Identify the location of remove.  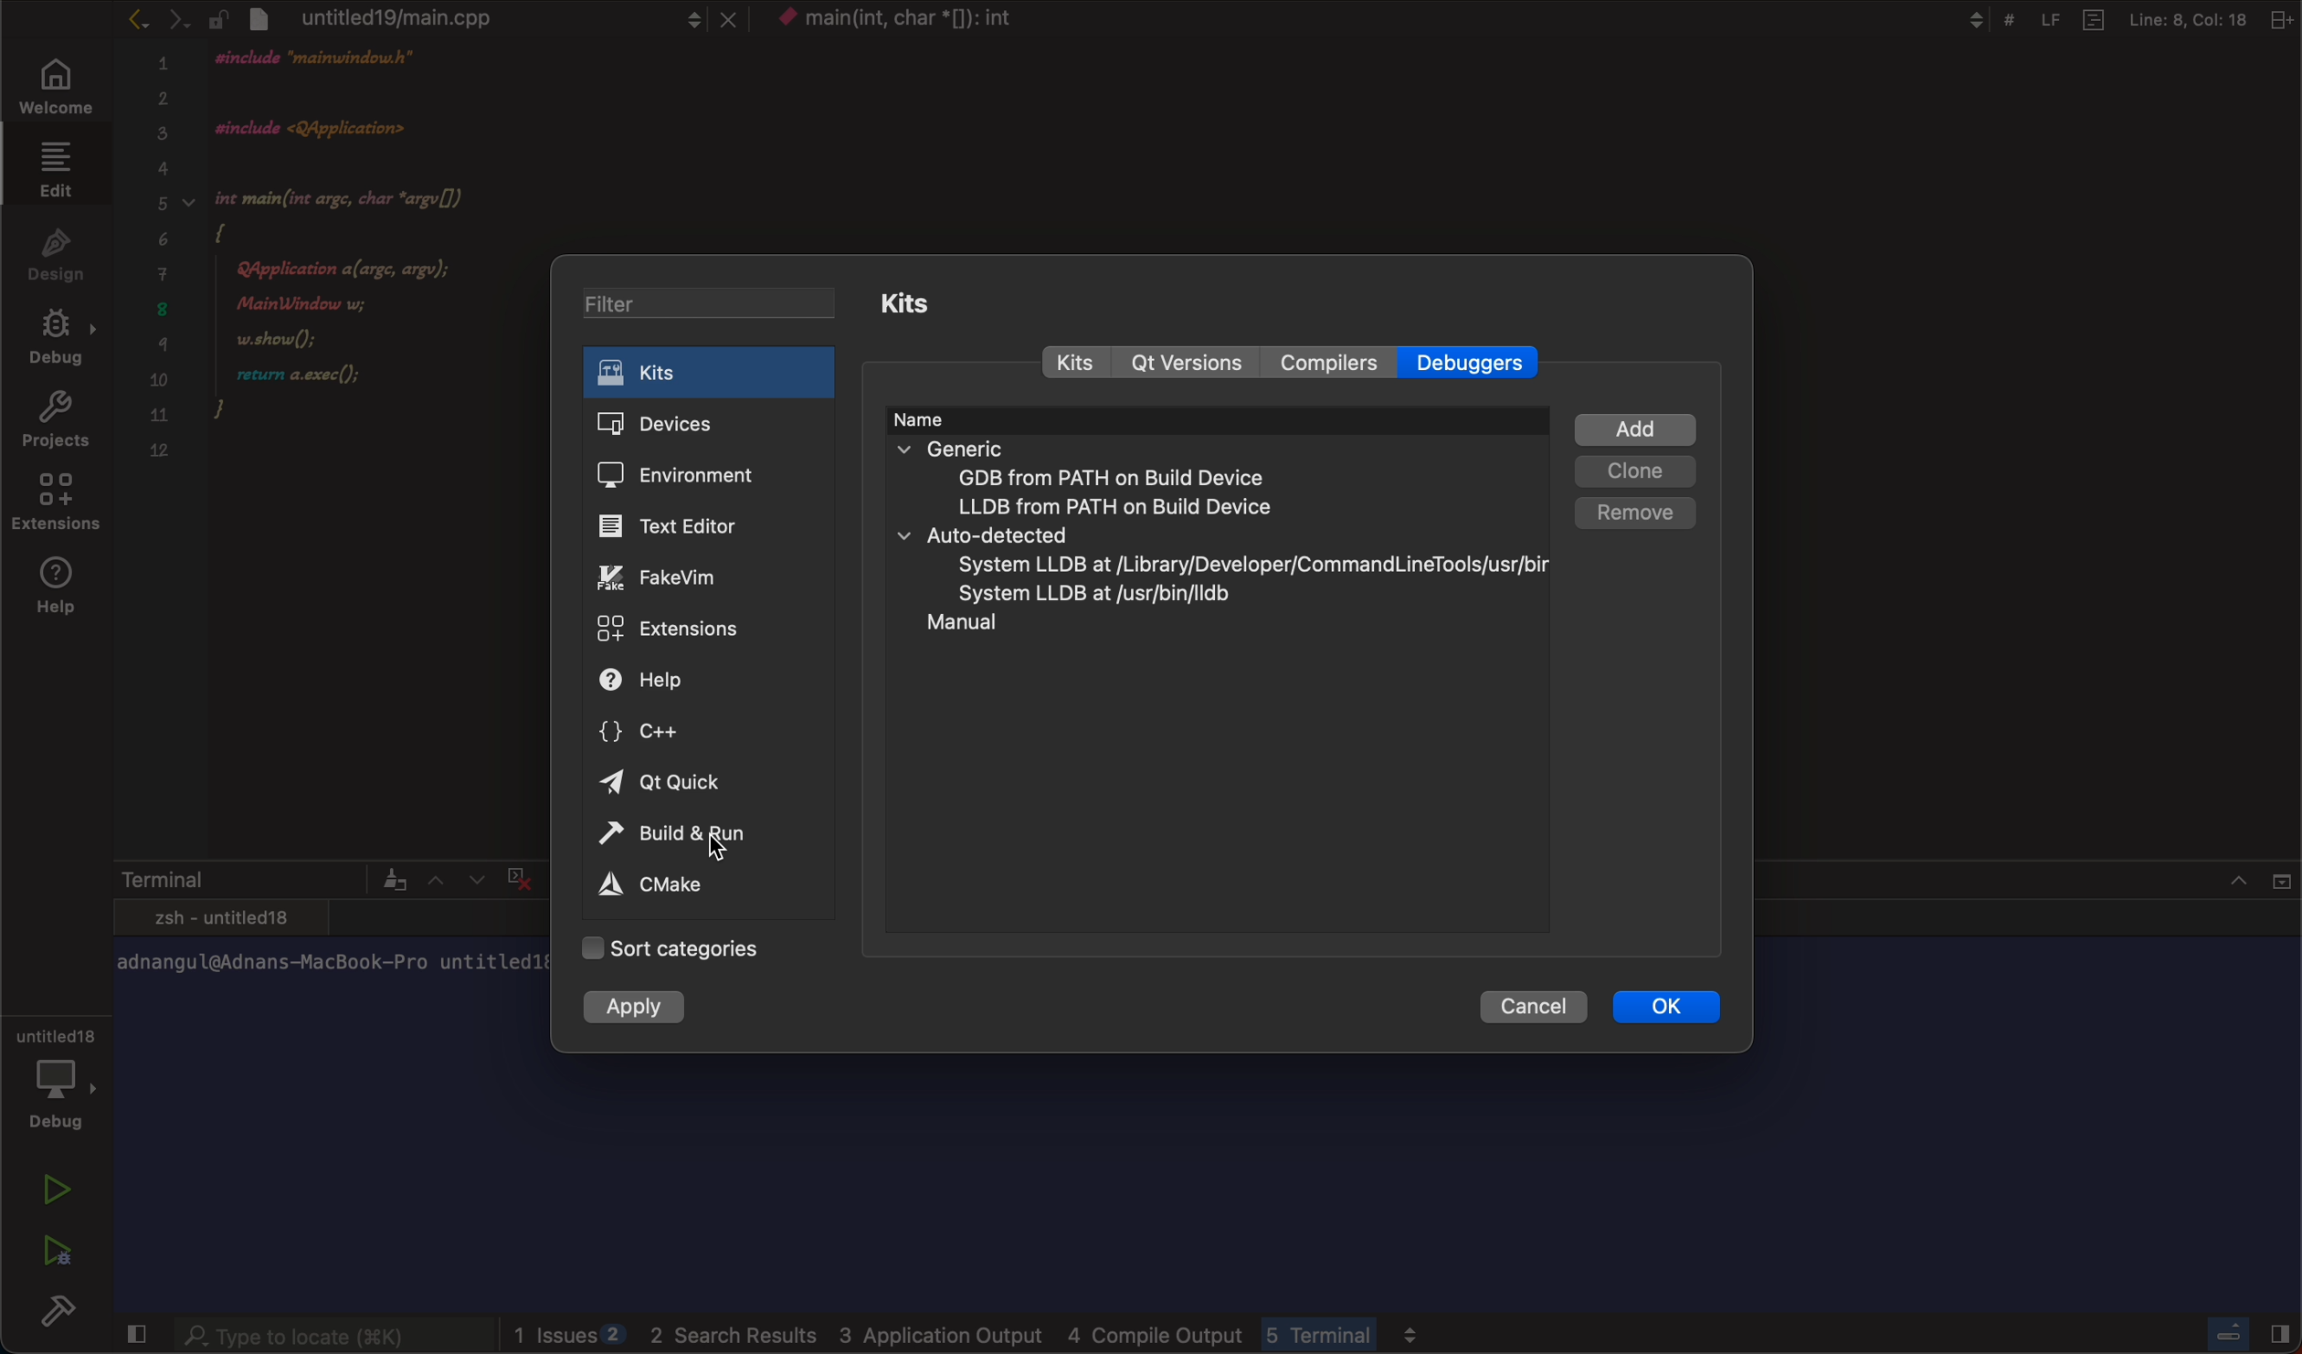
(1635, 508).